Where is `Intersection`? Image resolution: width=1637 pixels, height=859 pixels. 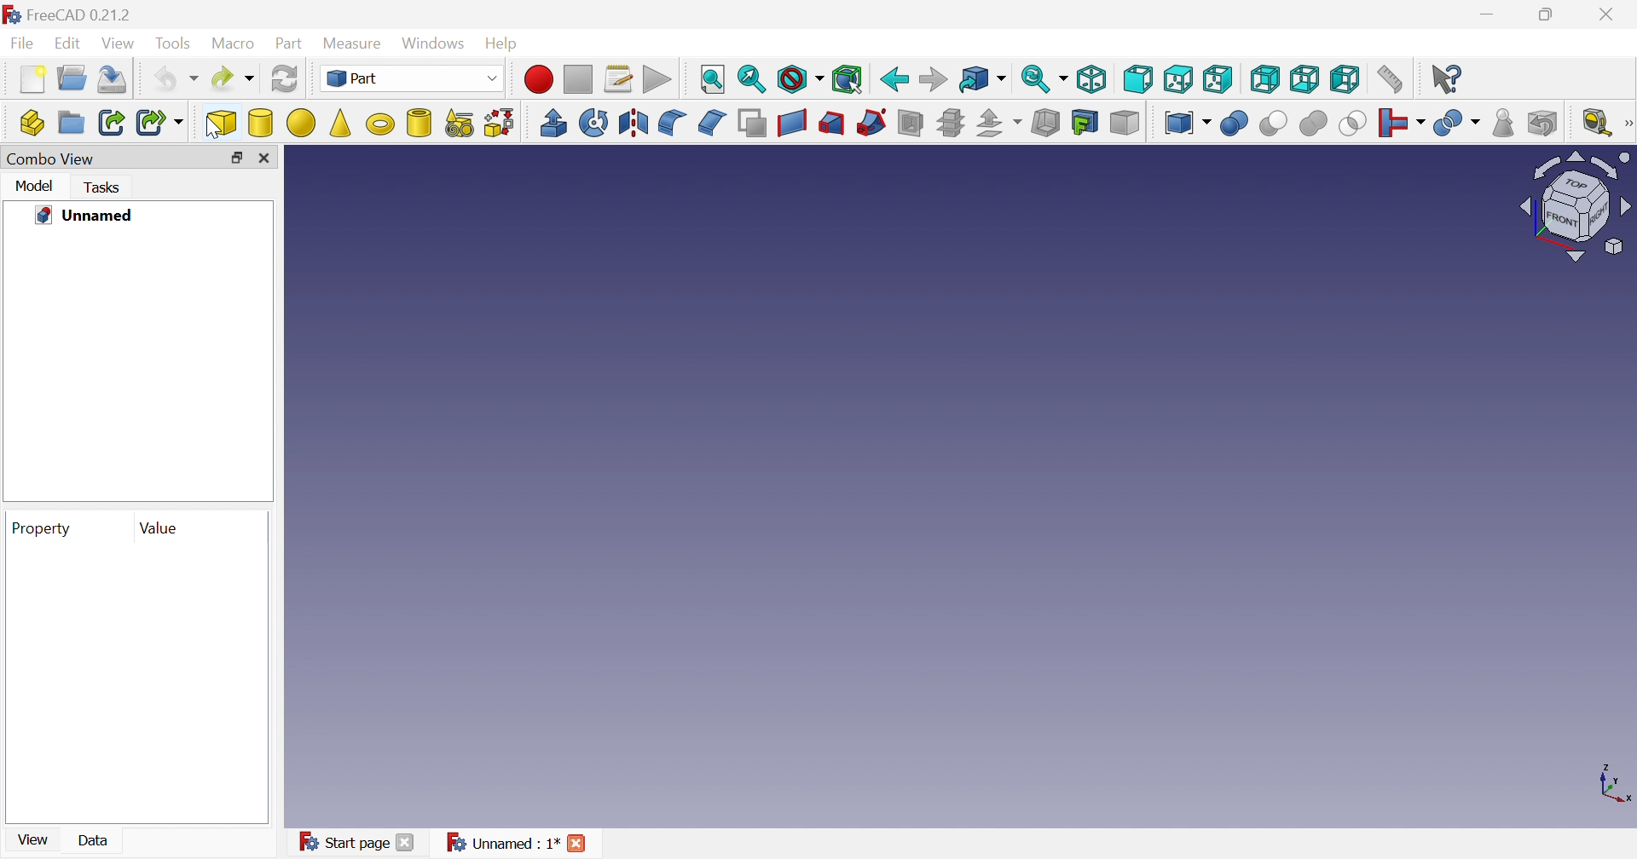
Intersection is located at coordinates (1353, 124).